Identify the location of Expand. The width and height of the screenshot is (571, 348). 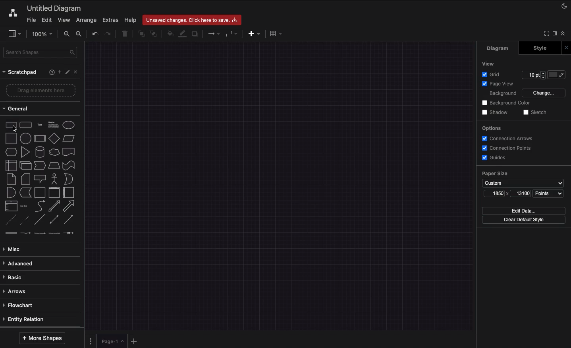
(555, 33).